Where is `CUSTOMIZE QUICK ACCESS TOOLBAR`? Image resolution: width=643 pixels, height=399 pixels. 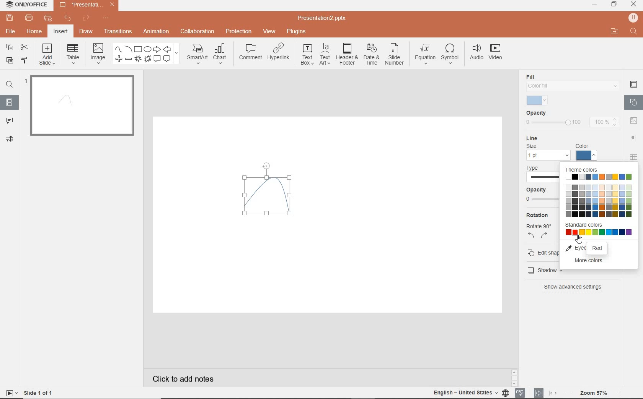 CUSTOMIZE QUICK ACCESS TOOLBAR is located at coordinates (105, 19).